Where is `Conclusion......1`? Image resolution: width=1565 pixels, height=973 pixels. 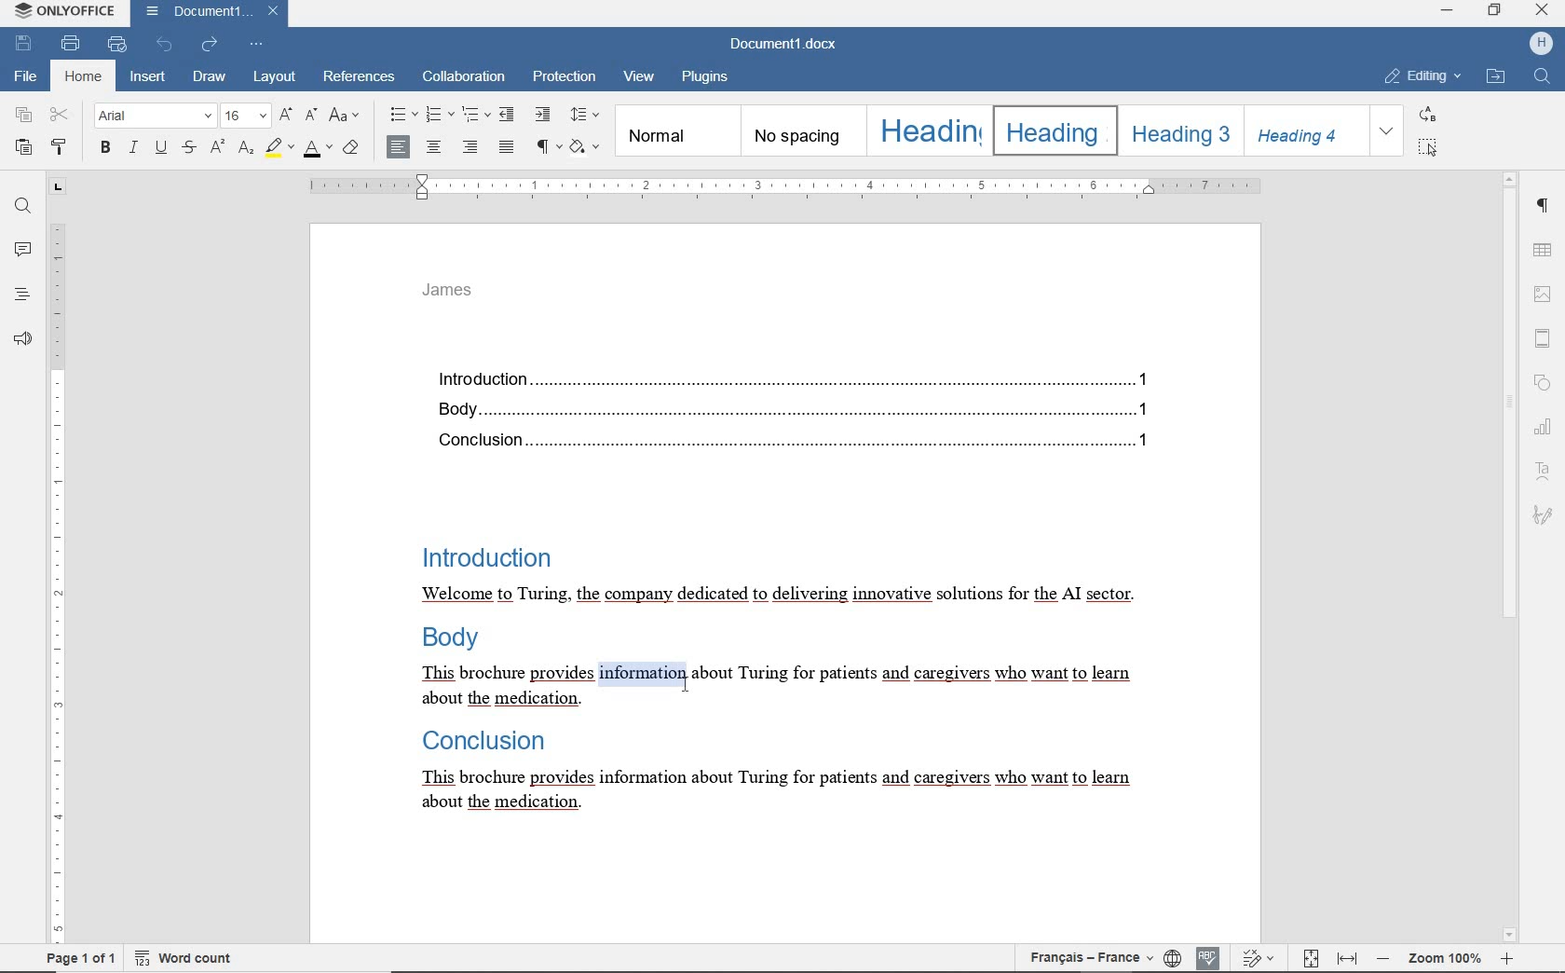 Conclusion......1 is located at coordinates (786, 442).